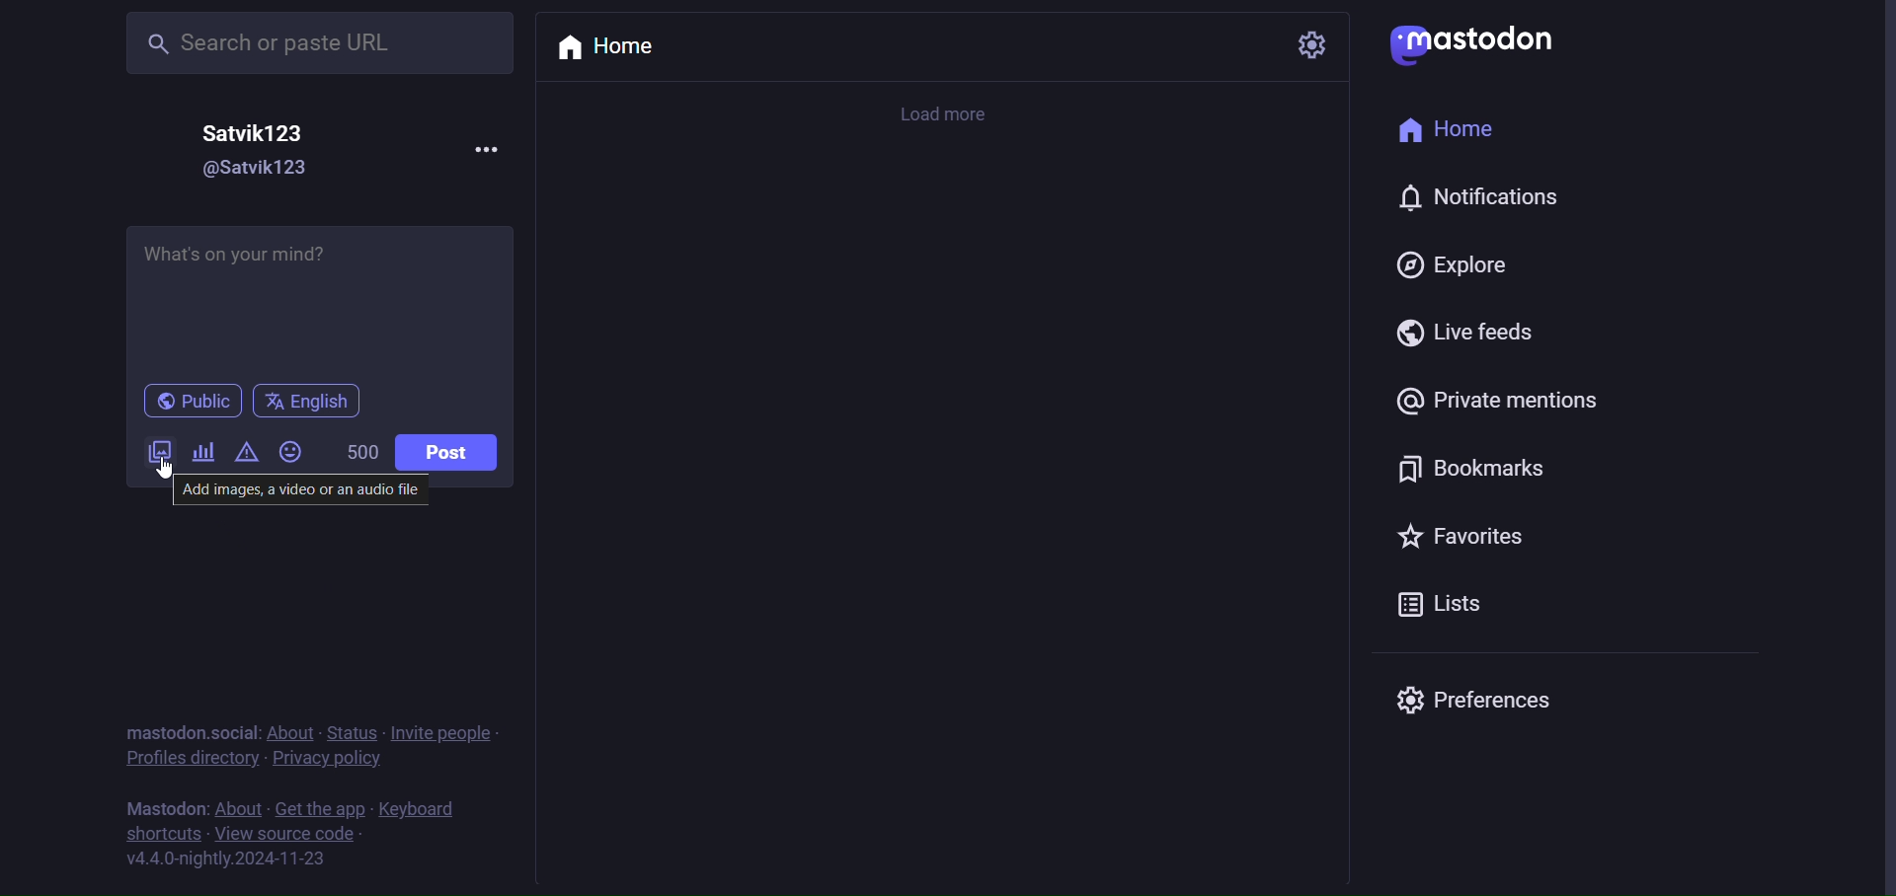 This screenshot has height=896, width=1896. What do you see at coordinates (1479, 699) in the screenshot?
I see `preferences` at bounding box center [1479, 699].